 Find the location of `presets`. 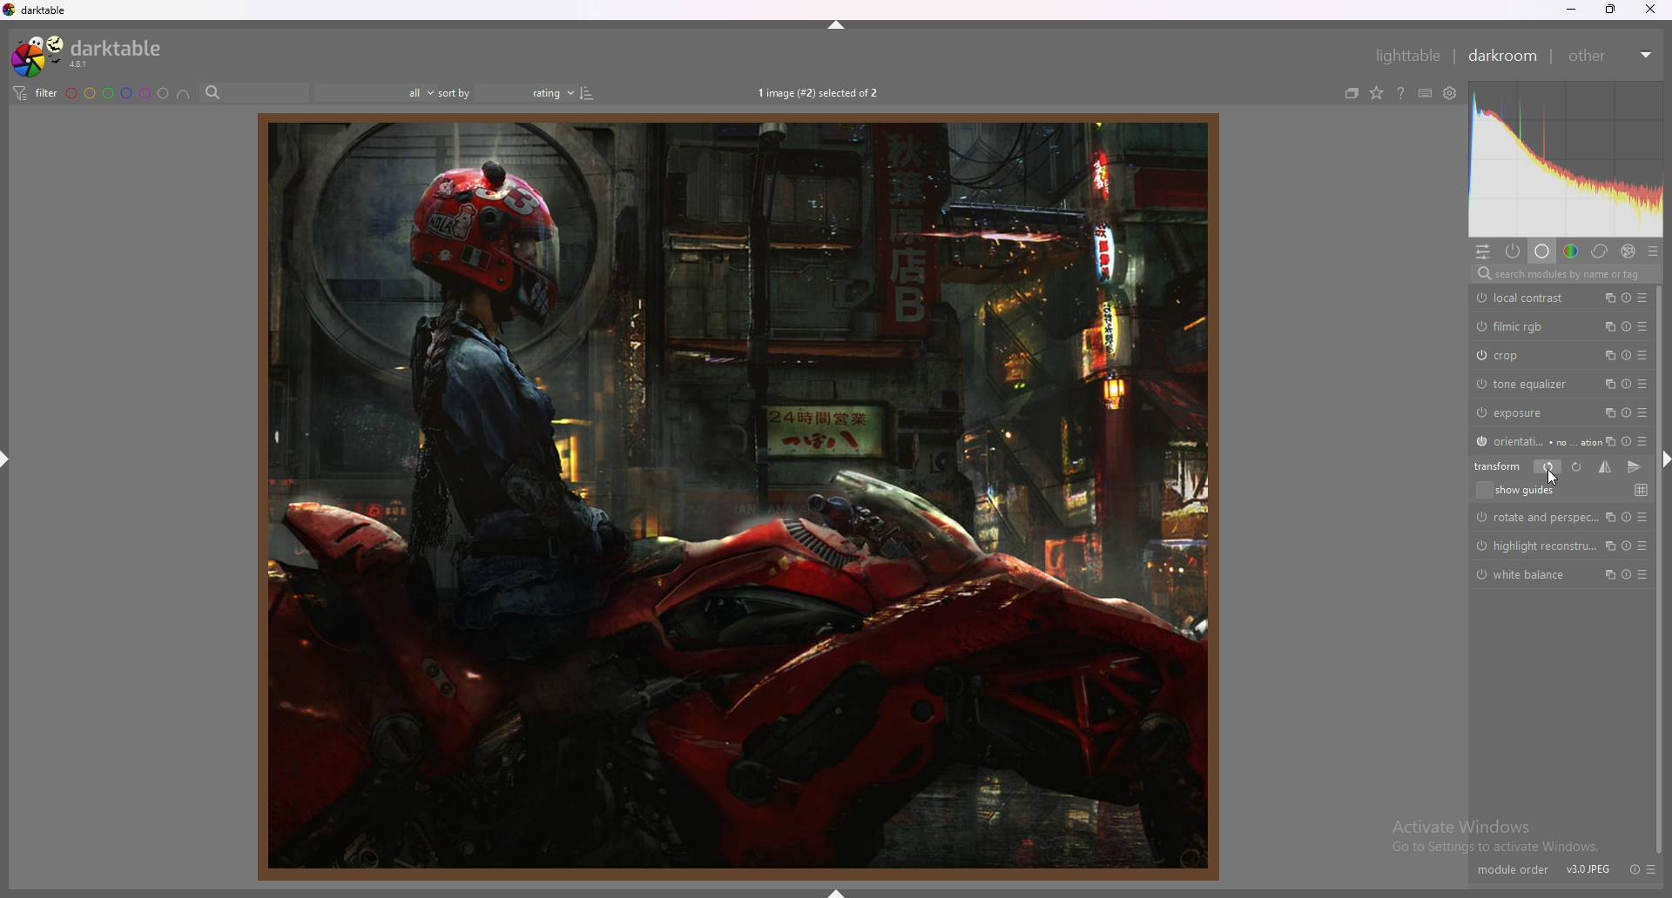

presets is located at coordinates (1642, 325).